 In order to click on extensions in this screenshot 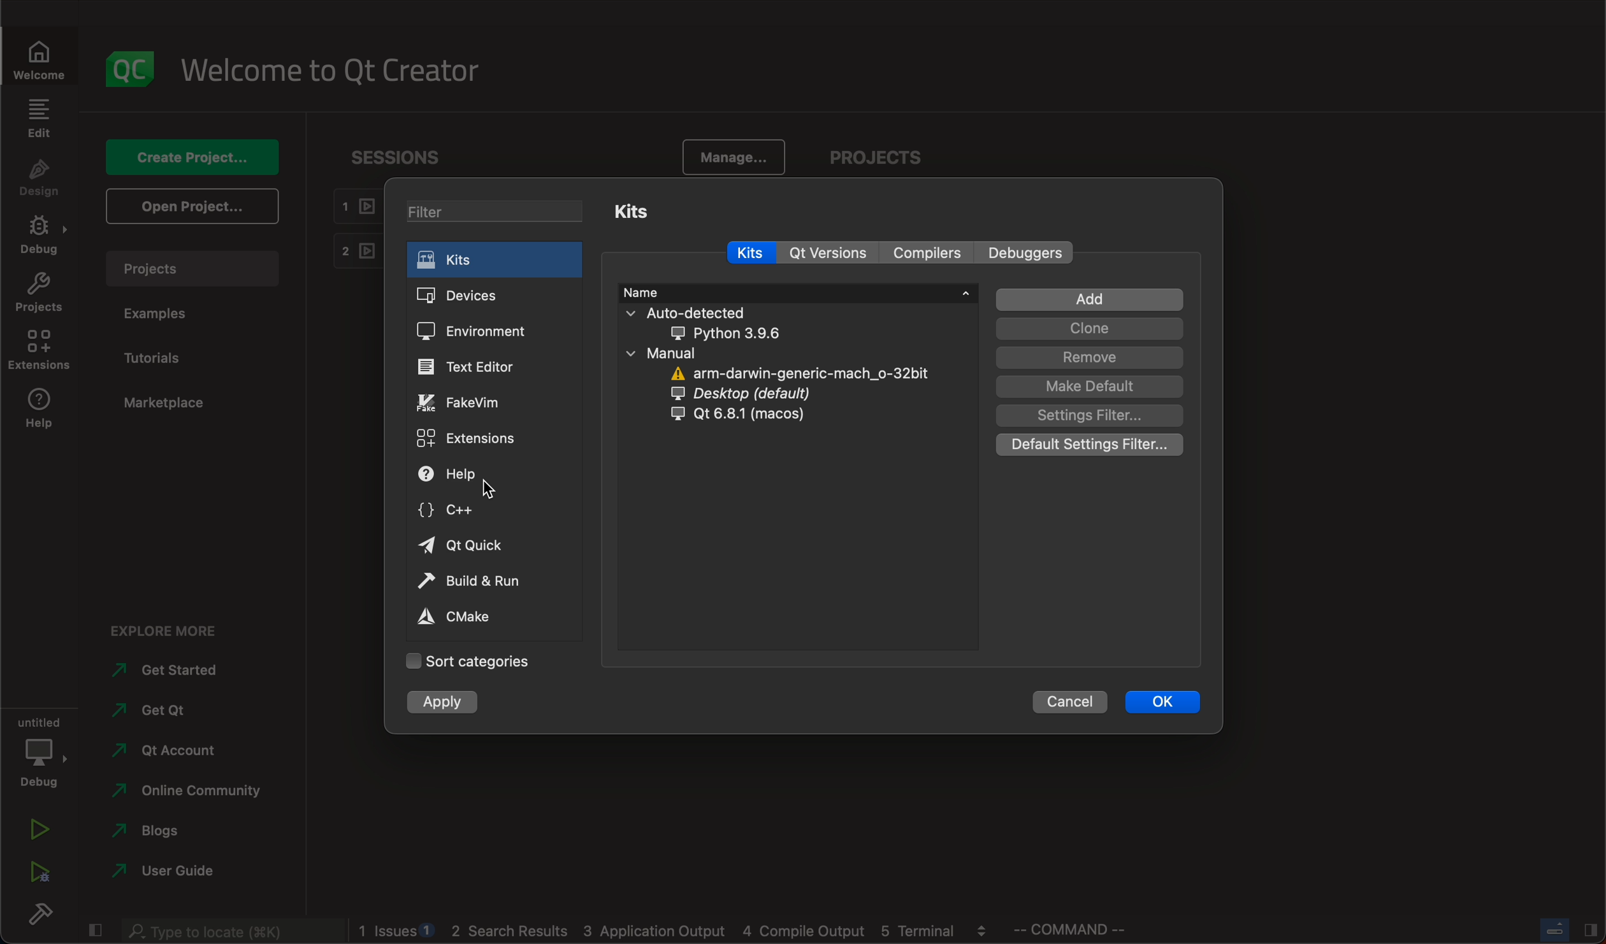, I will do `click(468, 437)`.